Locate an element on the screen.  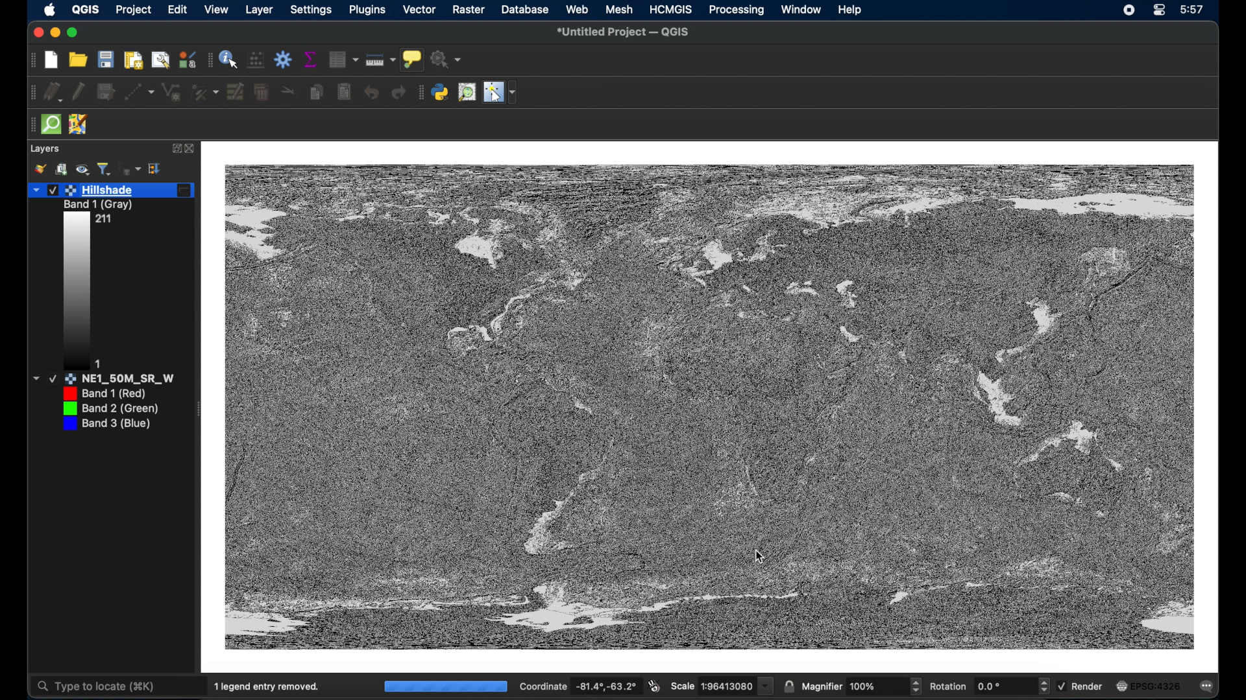
osm place search is located at coordinates (467, 92).